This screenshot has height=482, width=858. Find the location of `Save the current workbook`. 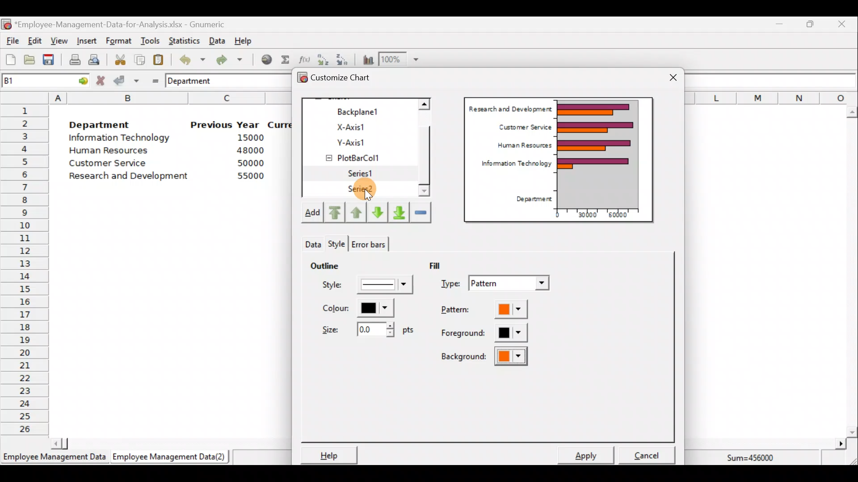

Save the current workbook is located at coordinates (51, 61).